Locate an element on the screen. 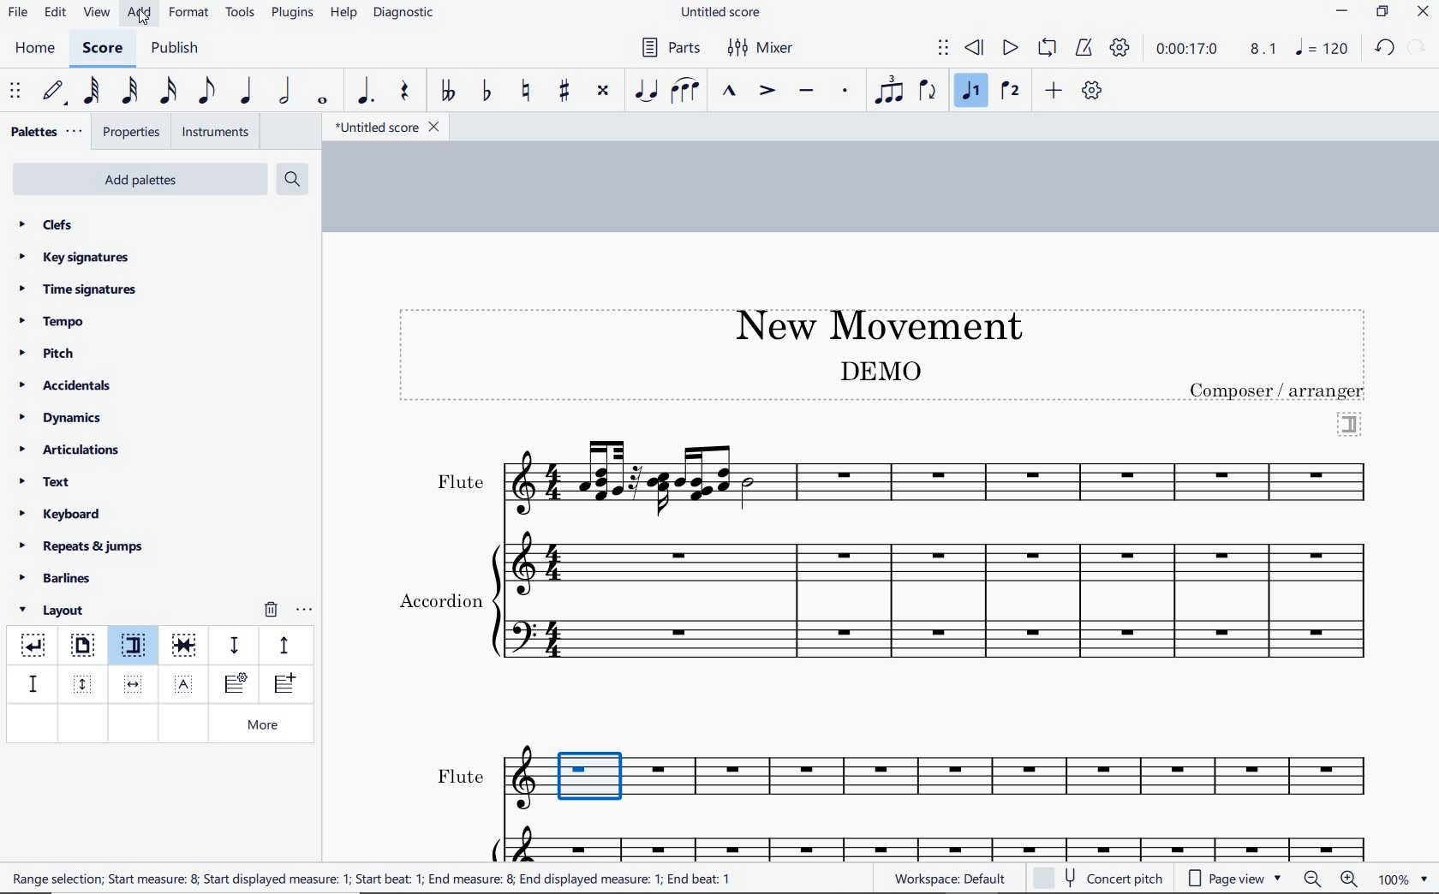 The width and height of the screenshot is (1439, 894). zoom in is located at coordinates (1352, 880).